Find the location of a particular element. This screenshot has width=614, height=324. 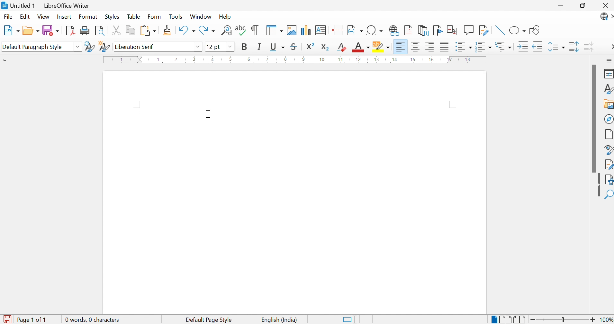

0 words, 0 characters is located at coordinates (92, 320).